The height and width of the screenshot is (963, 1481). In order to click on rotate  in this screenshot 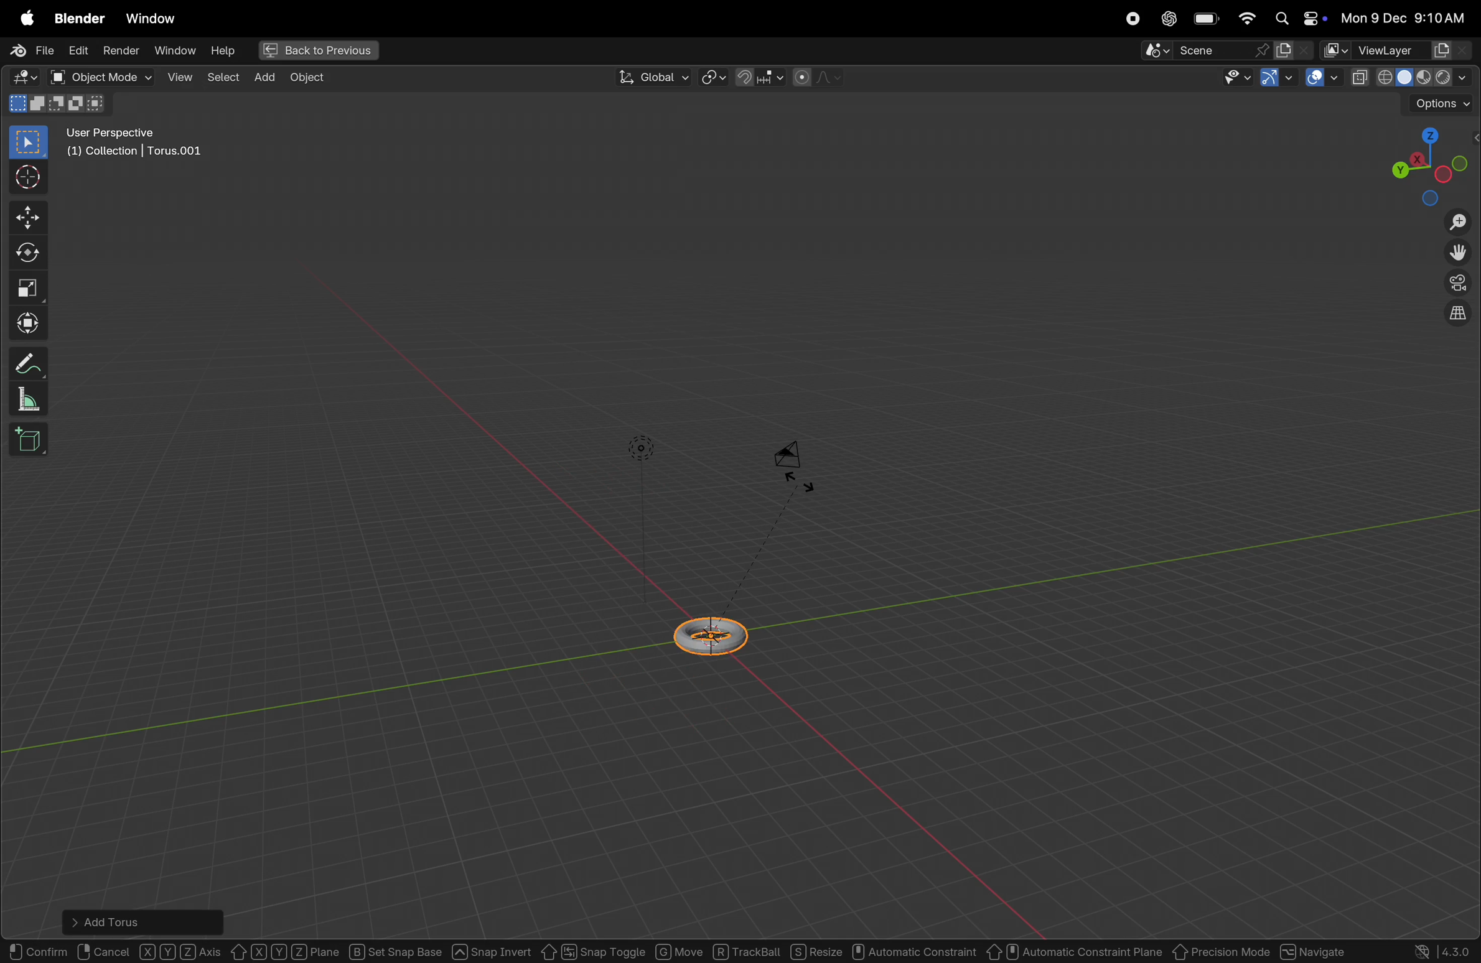, I will do `click(32, 250)`.